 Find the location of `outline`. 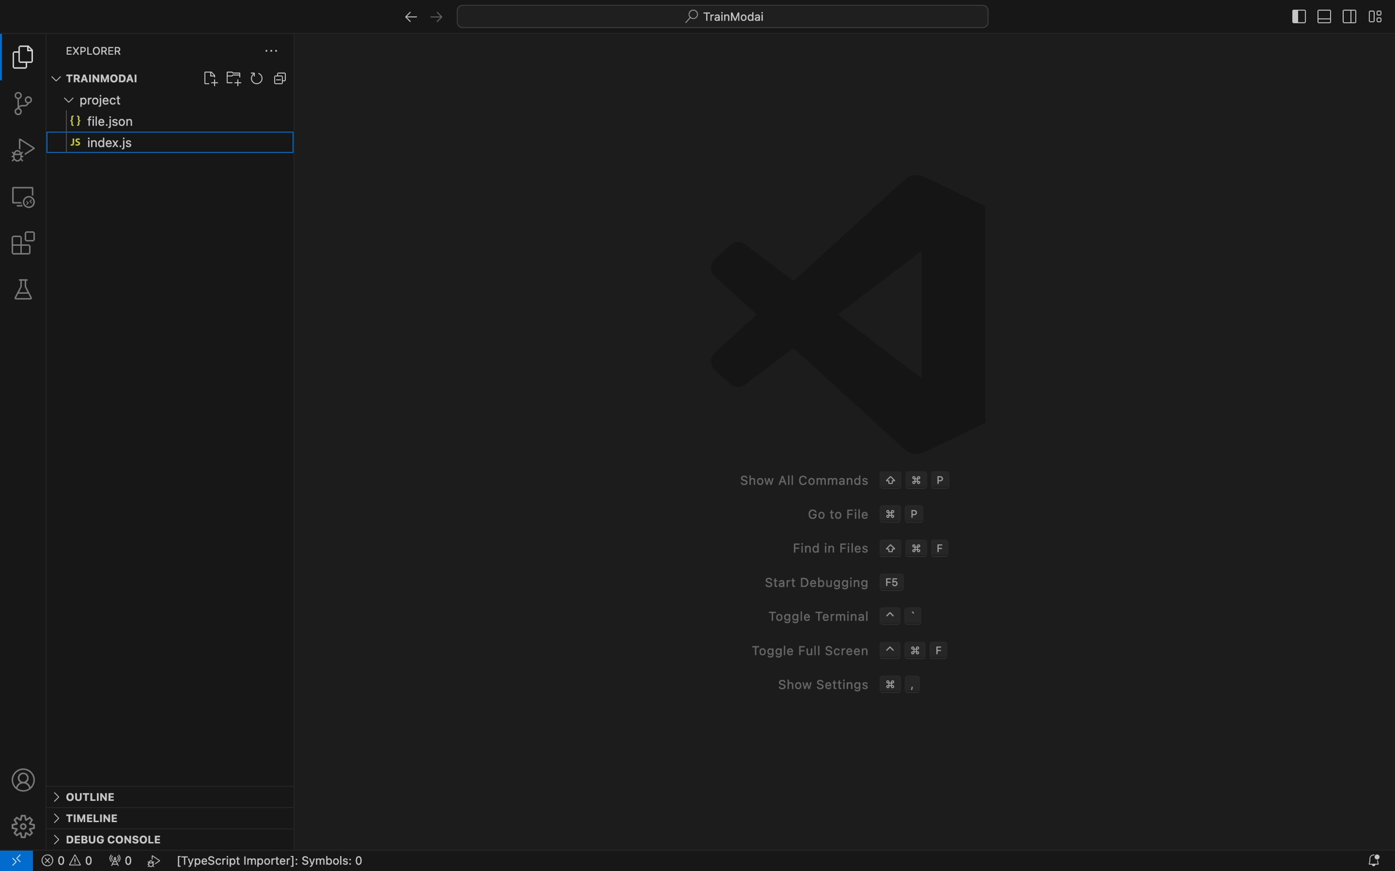

outline is located at coordinates (95, 797).